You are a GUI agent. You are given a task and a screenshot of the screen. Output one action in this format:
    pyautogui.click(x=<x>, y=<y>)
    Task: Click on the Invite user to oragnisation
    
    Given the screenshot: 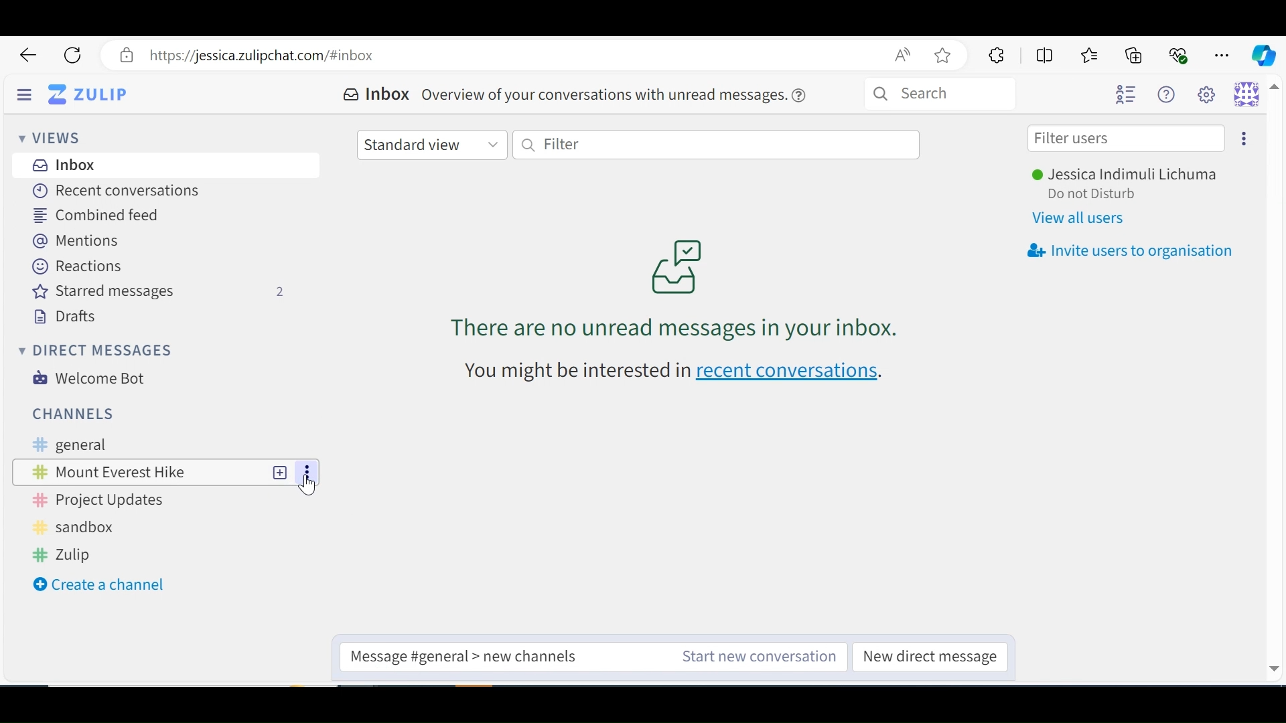 What is the action you would take?
    pyautogui.click(x=1129, y=252)
    